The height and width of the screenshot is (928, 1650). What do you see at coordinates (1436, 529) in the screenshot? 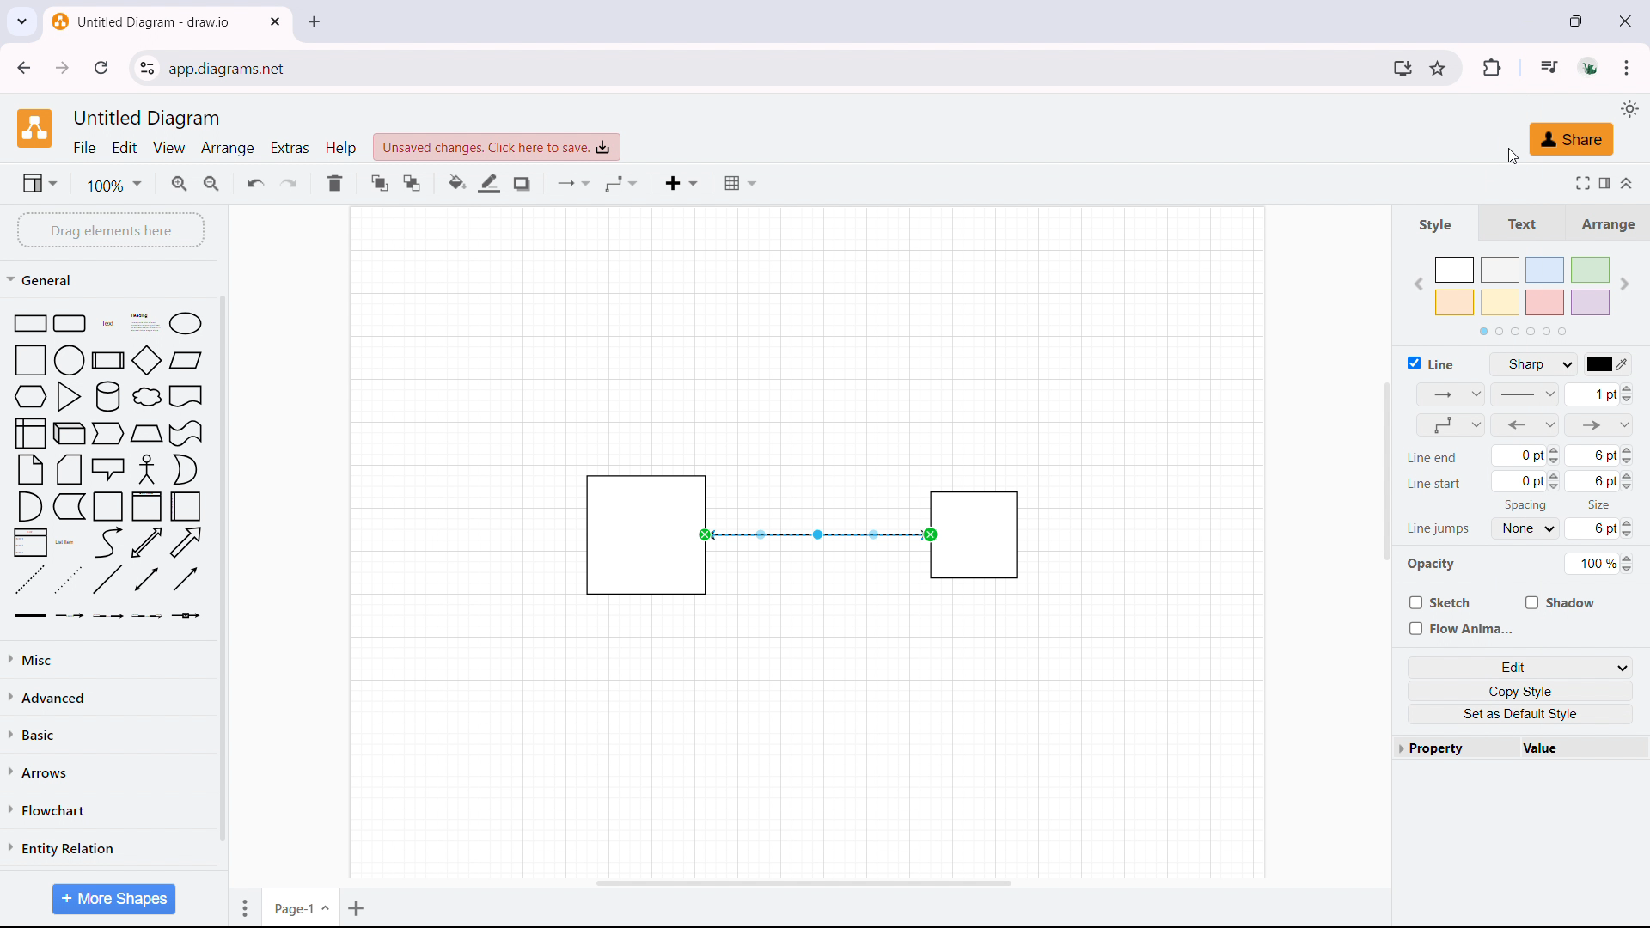
I see `Line jumps` at bounding box center [1436, 529].